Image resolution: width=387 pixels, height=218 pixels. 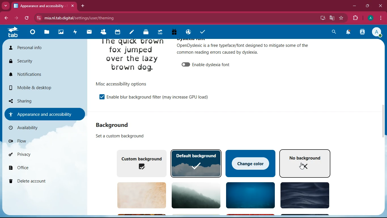 What do you see at coordinates (41, 181) in the screenshot?
I see `delete` at bounding box center [41, 181].